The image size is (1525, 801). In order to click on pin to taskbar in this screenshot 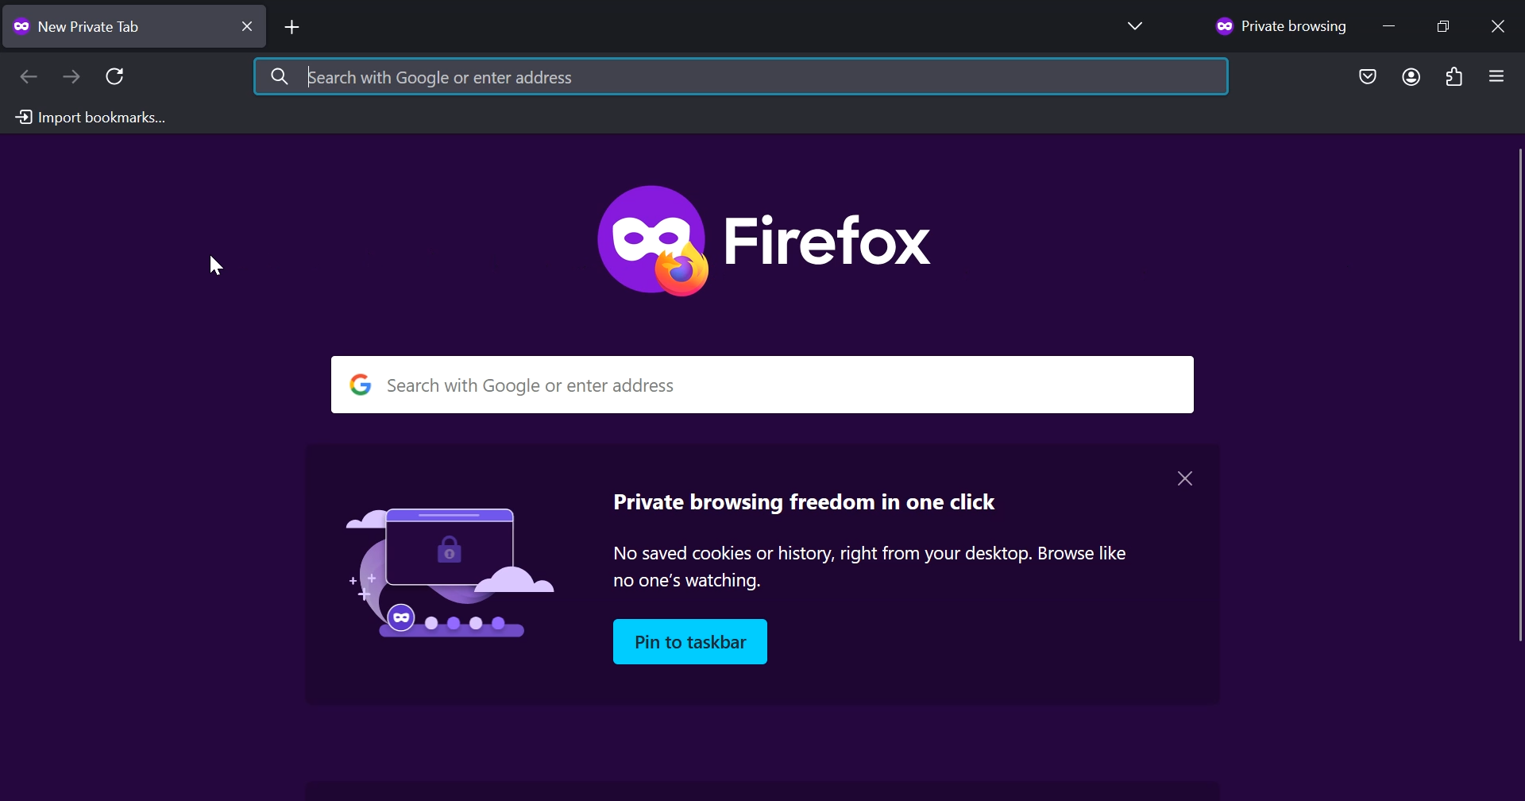, I will do `click(690, 641)`.